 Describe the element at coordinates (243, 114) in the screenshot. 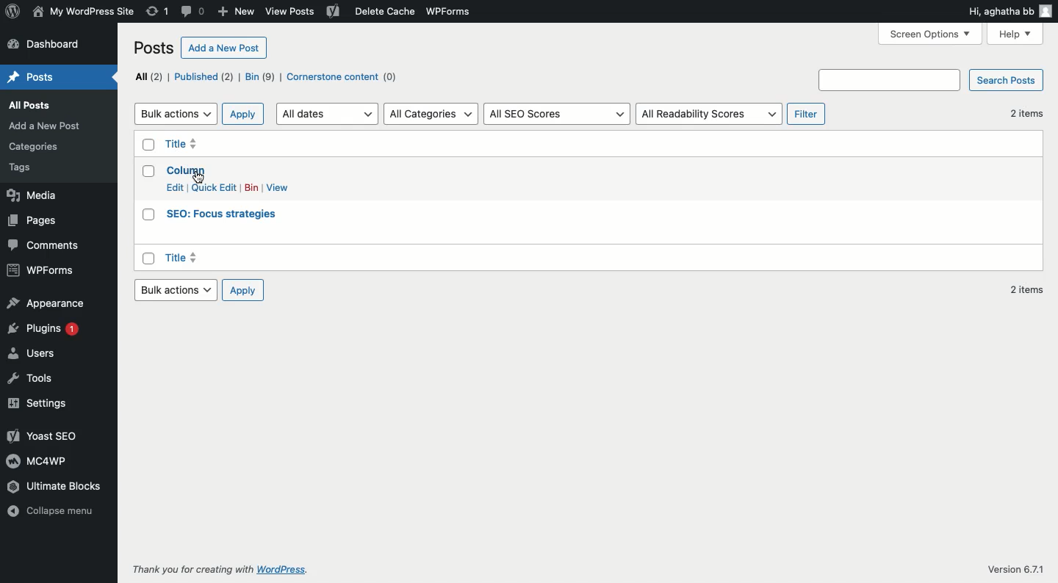

I see `Apply` at that location.